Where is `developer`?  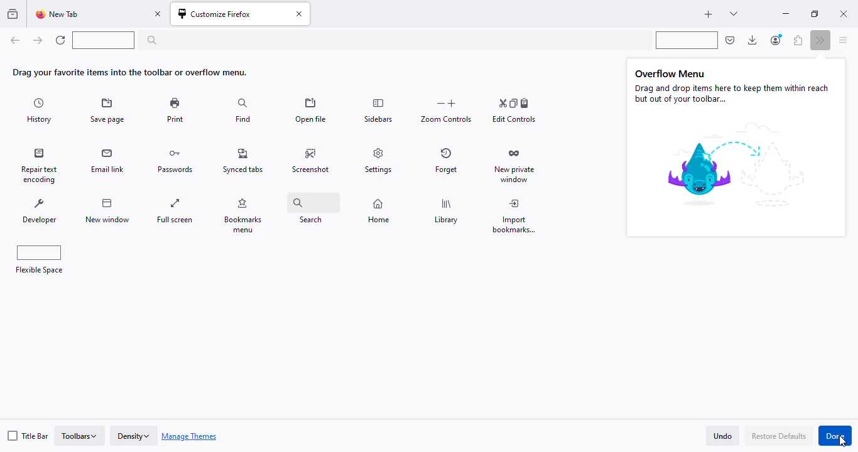 developer is located at coordinates (39, 212).